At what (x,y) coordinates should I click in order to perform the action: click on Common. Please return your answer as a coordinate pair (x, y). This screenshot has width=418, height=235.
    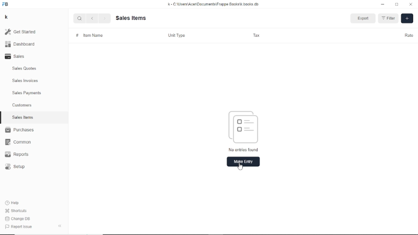
    Looking at the image, I should click on (18, 142).